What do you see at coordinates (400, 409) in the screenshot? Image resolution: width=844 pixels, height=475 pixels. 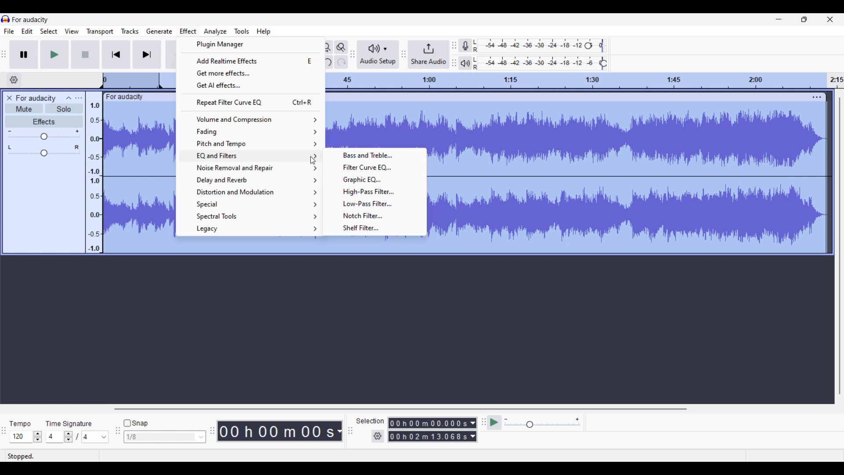 I see `Horizontal slide bar` at bounding box center [400, 409].